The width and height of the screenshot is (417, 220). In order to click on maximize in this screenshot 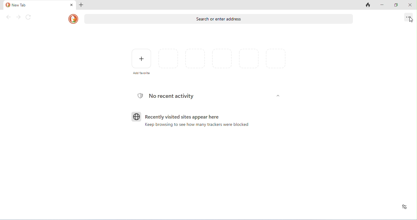, I will do `click(396, 5)`.